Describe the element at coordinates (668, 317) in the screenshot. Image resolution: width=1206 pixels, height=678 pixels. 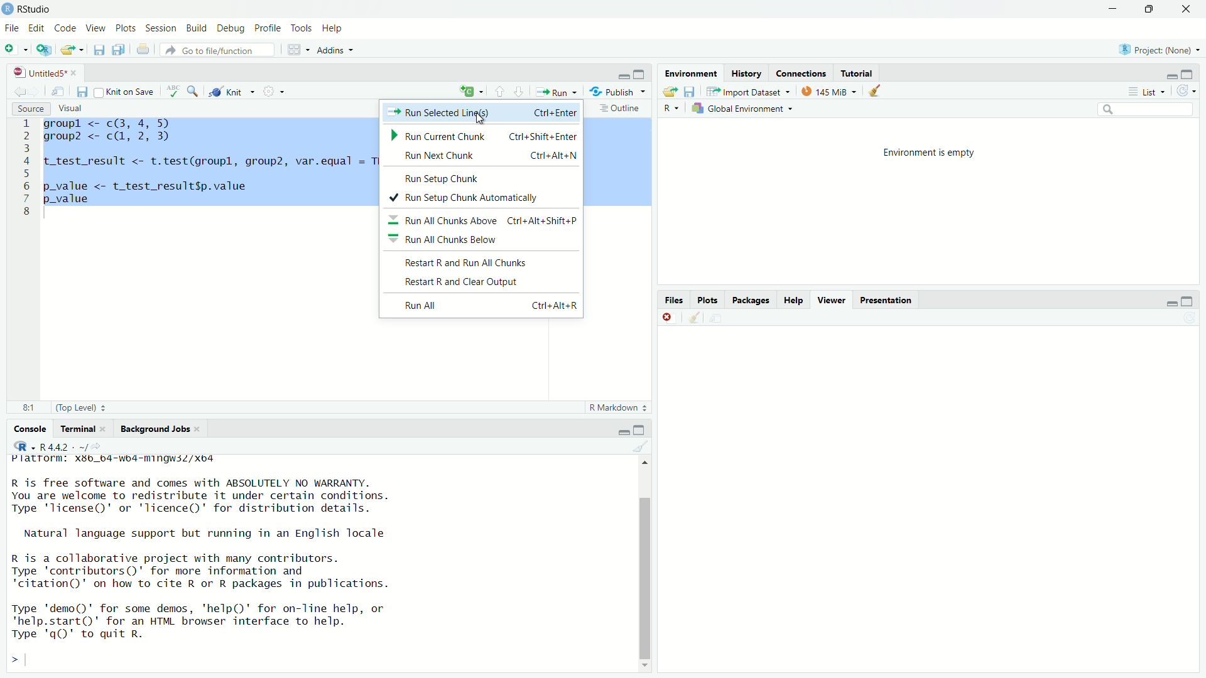
I see `close` at that location.